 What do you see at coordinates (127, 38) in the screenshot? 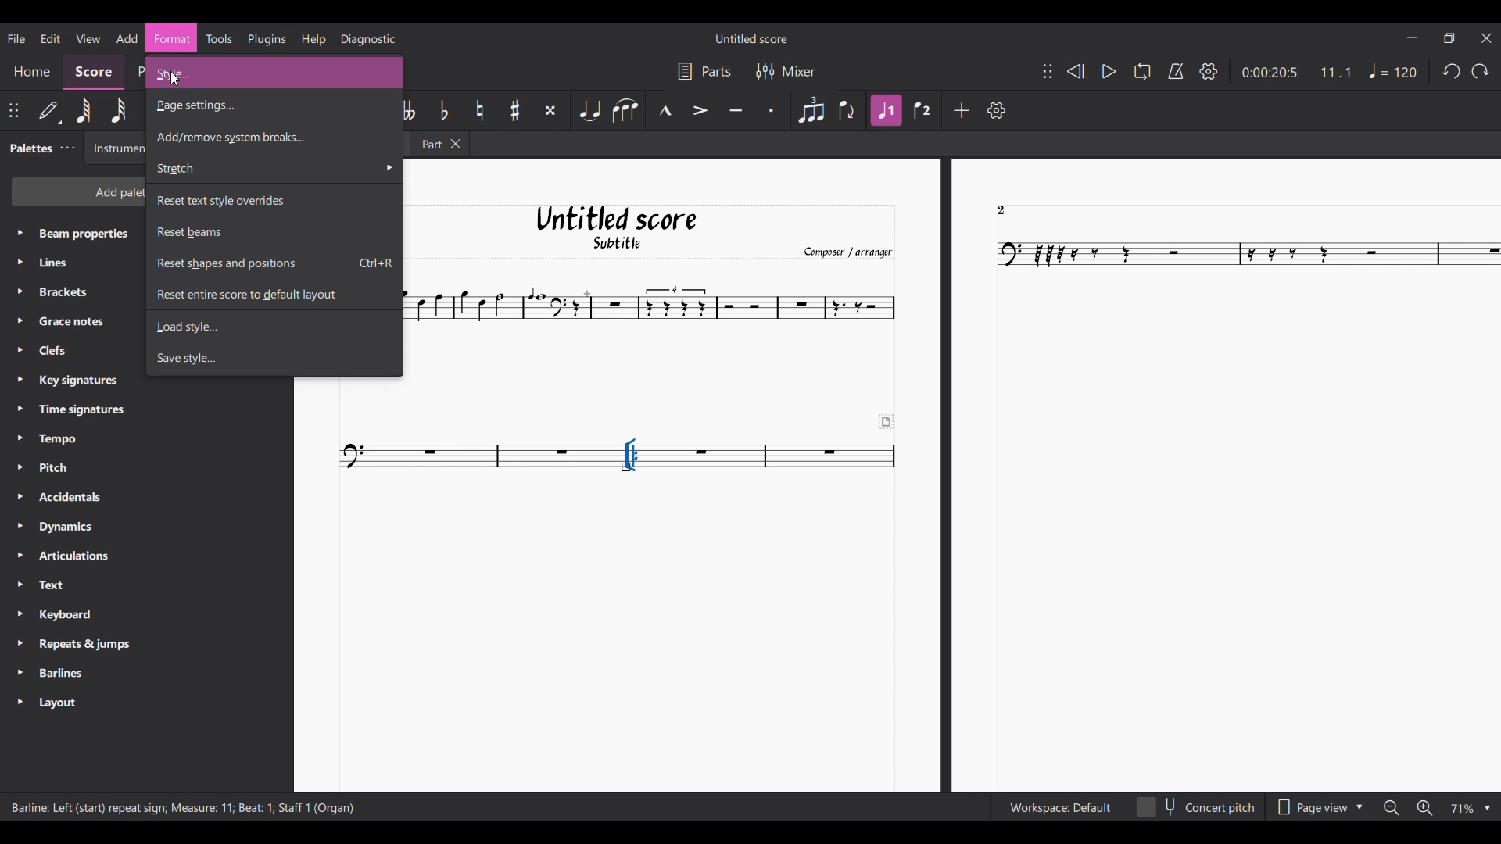
I see `Add menu` at bounding box center [127, 38].